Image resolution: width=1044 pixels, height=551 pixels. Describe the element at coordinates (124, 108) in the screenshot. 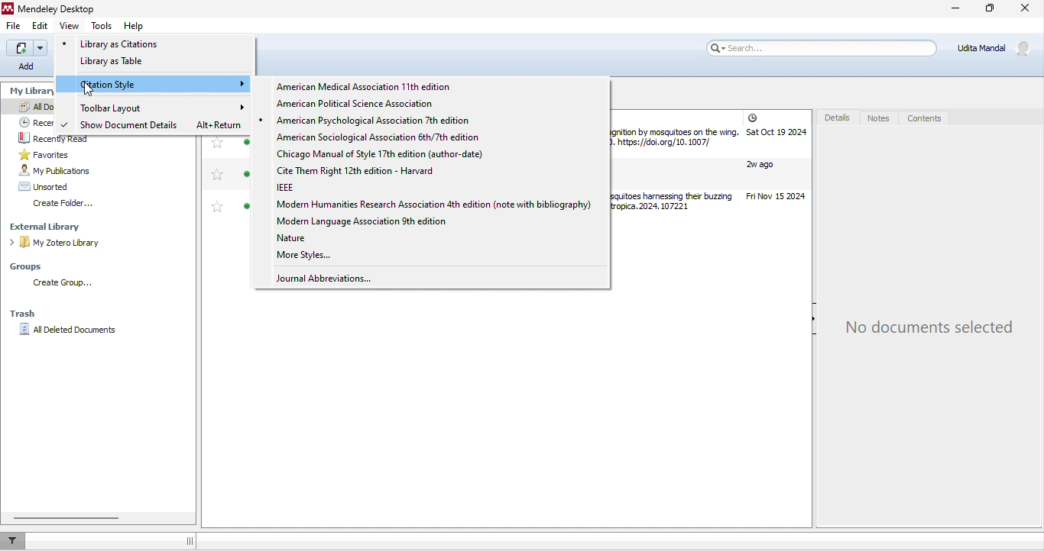

I see `Toolbar Layout` at that location.